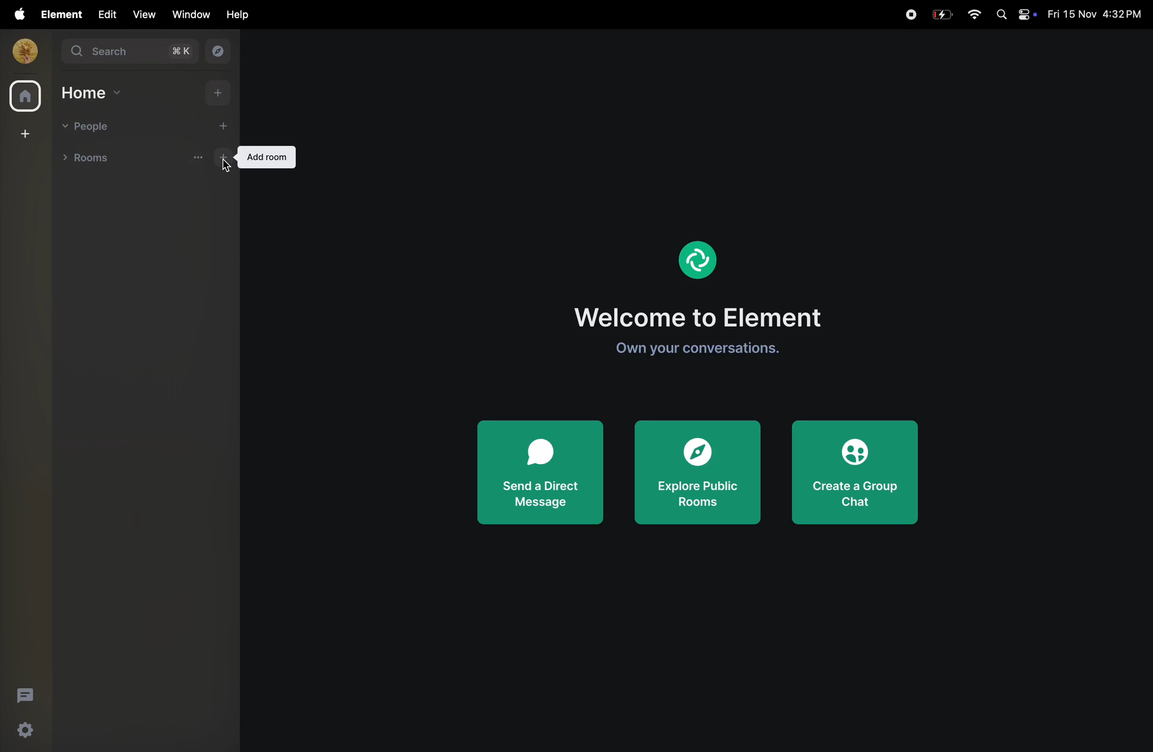 The height and width of the screenshot is (752, 1153). Describe the element at coordinates (26, 733) in the screenshot. I see `settings` at that location.